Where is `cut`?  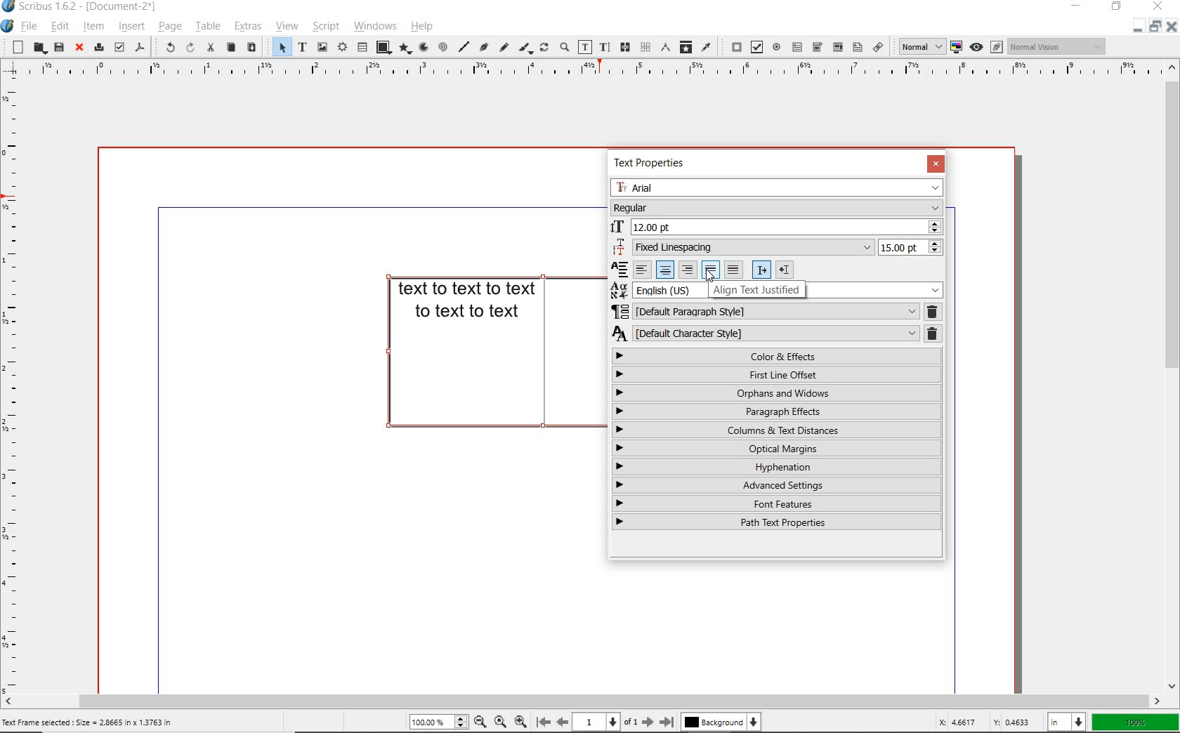 cut is located at coordinates (209, 48).